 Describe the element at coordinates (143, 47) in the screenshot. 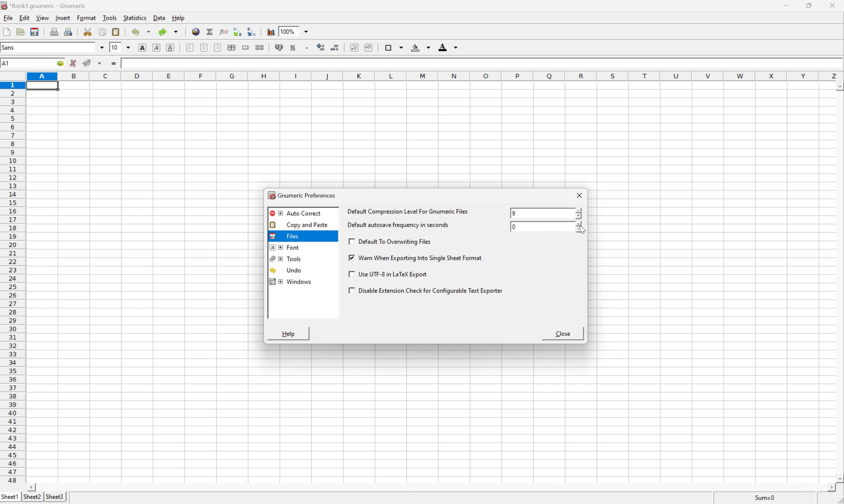

I see `bold` at that location.